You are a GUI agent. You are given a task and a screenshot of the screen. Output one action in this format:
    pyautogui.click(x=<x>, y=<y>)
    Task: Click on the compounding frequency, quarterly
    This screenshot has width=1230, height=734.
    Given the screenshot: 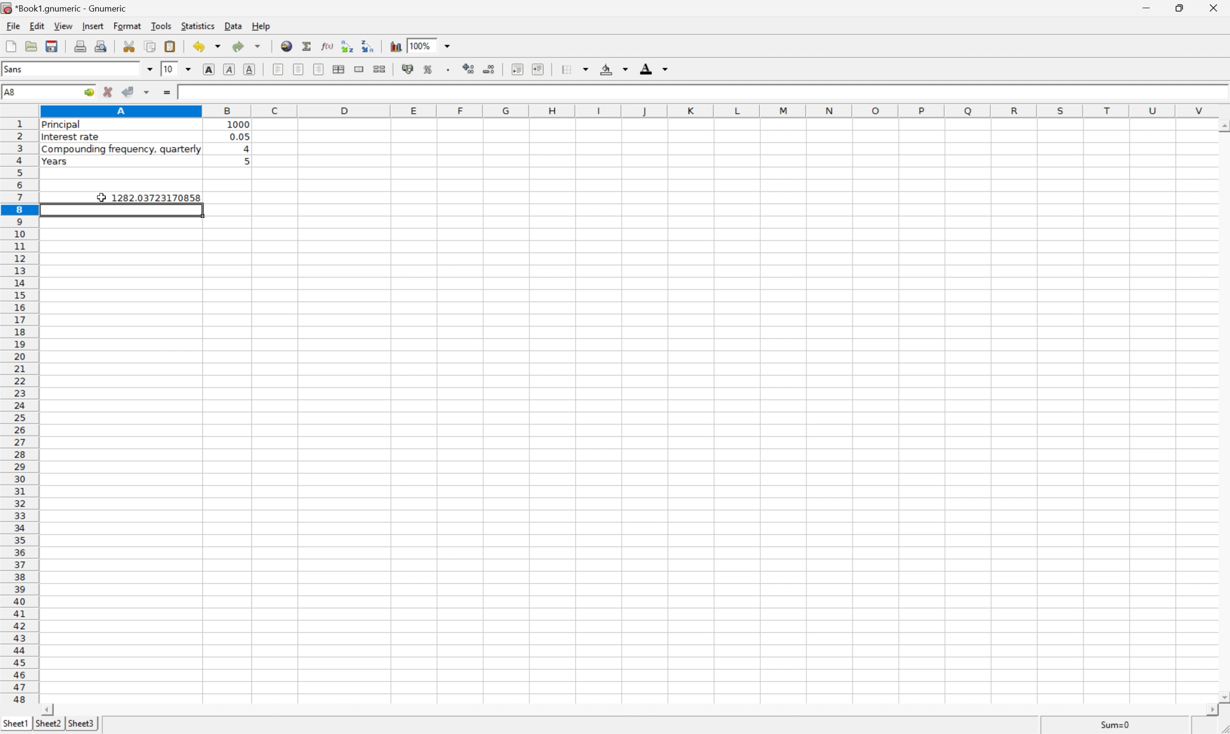 What is the action you would take?
    pyautogui.click(x=119, y=150)
    